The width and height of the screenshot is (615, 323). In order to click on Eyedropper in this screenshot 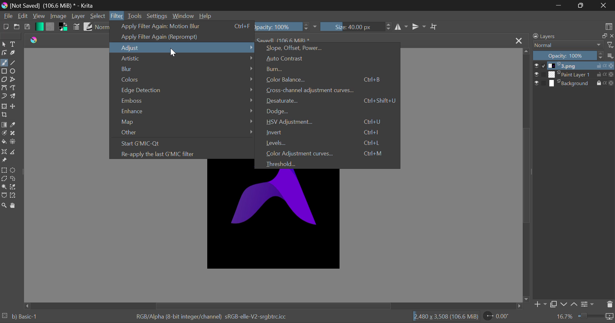, I will do `click(15, 125)`.